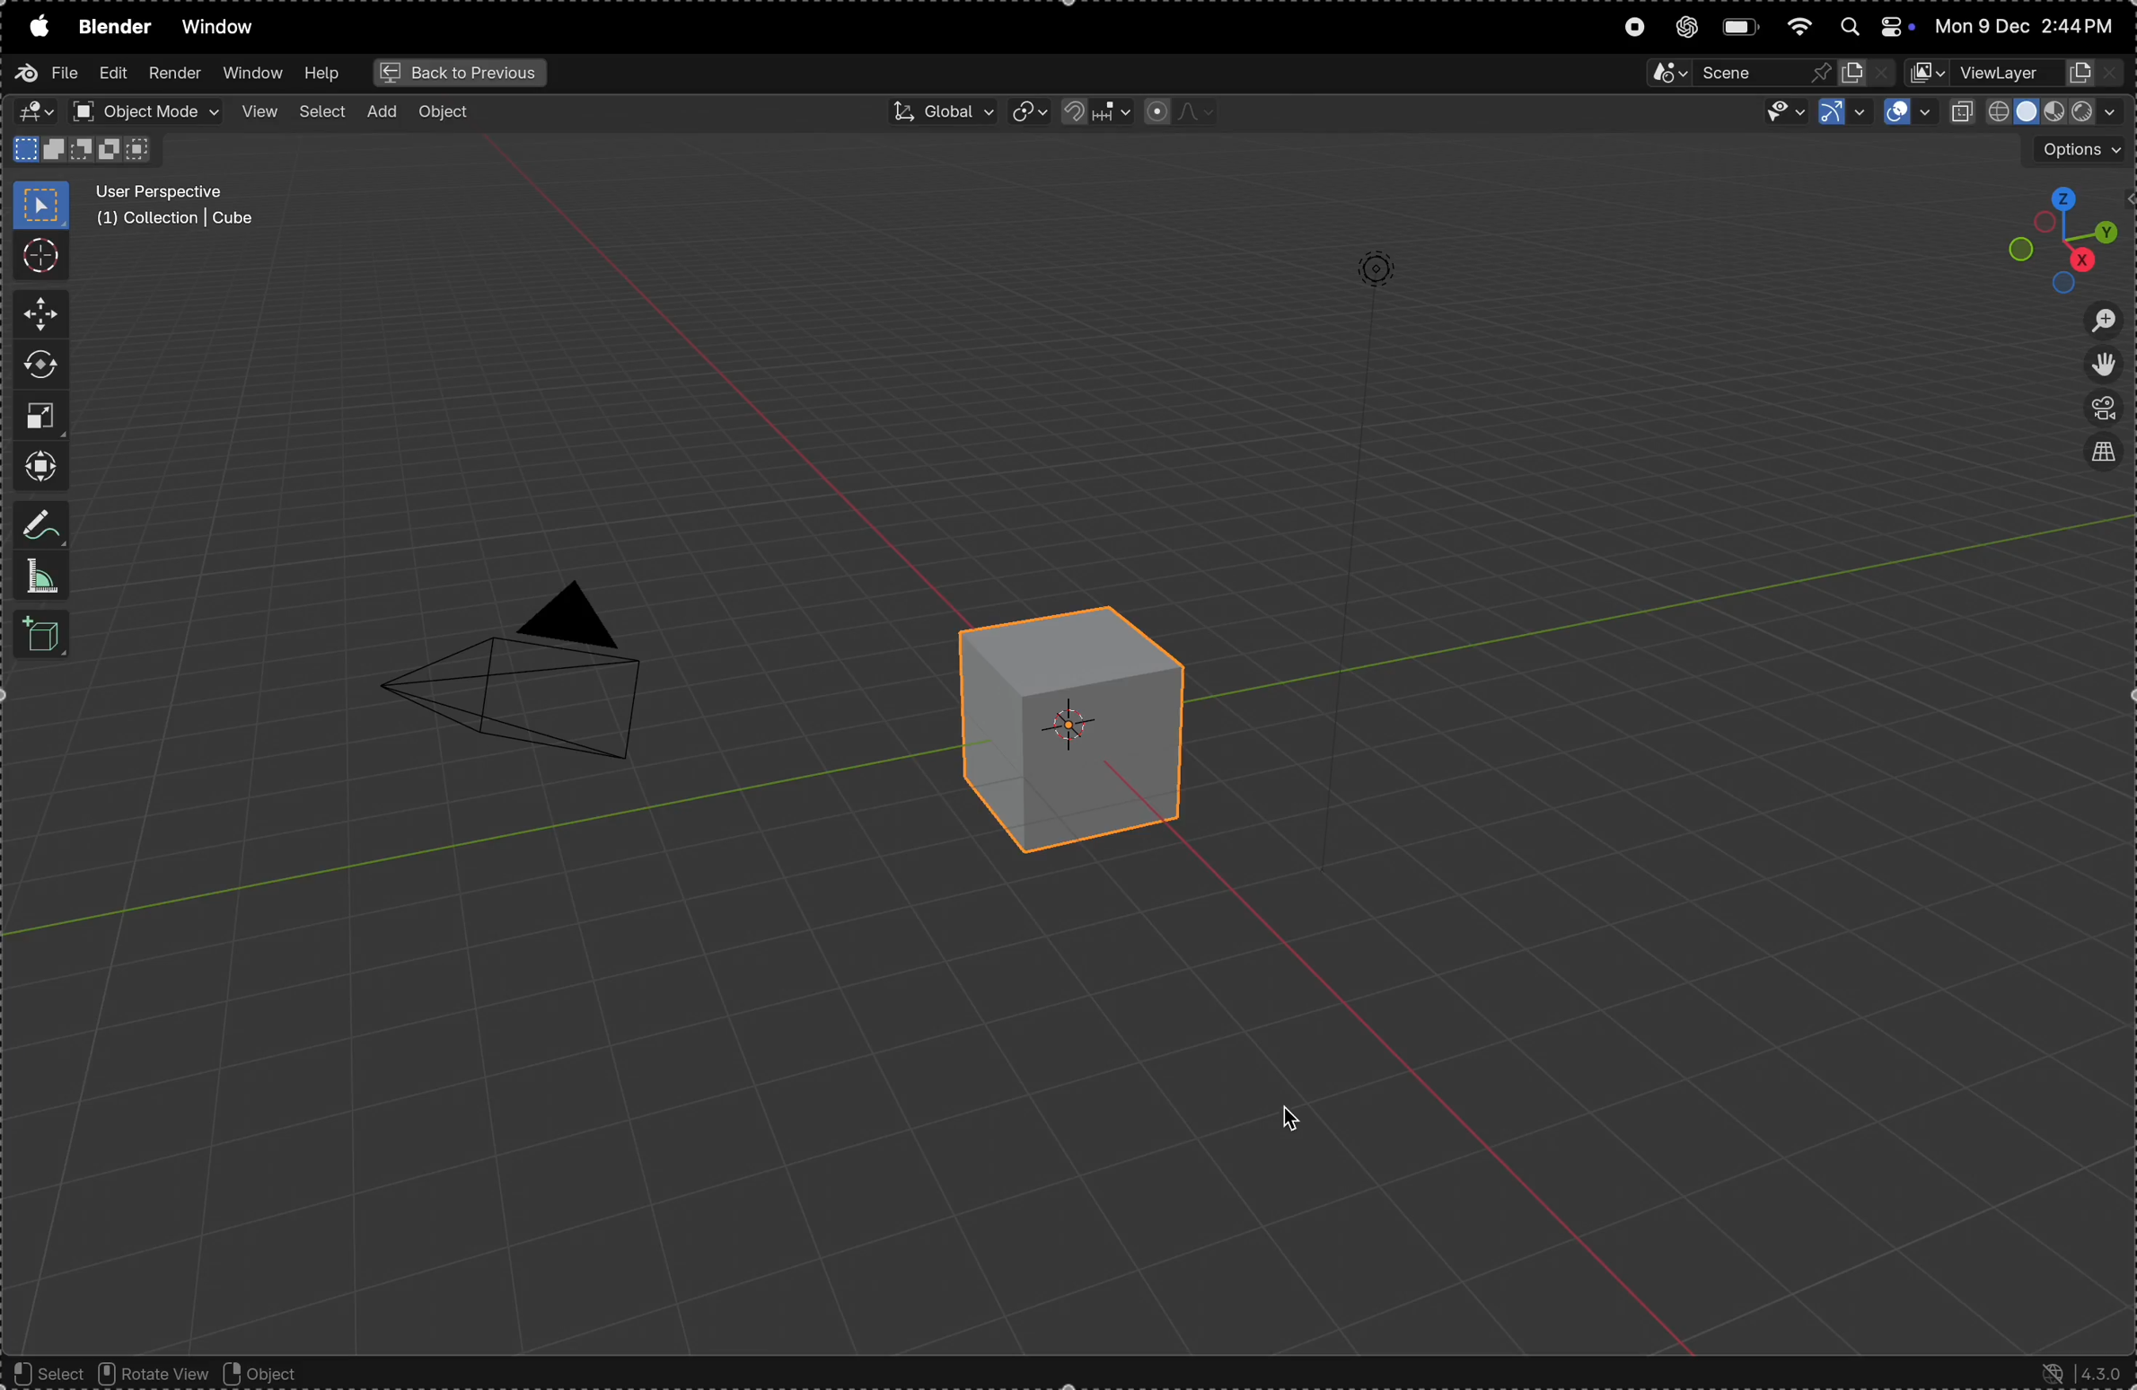 The image size is (2137, 1390). I want to click on object, so click(449, 114).